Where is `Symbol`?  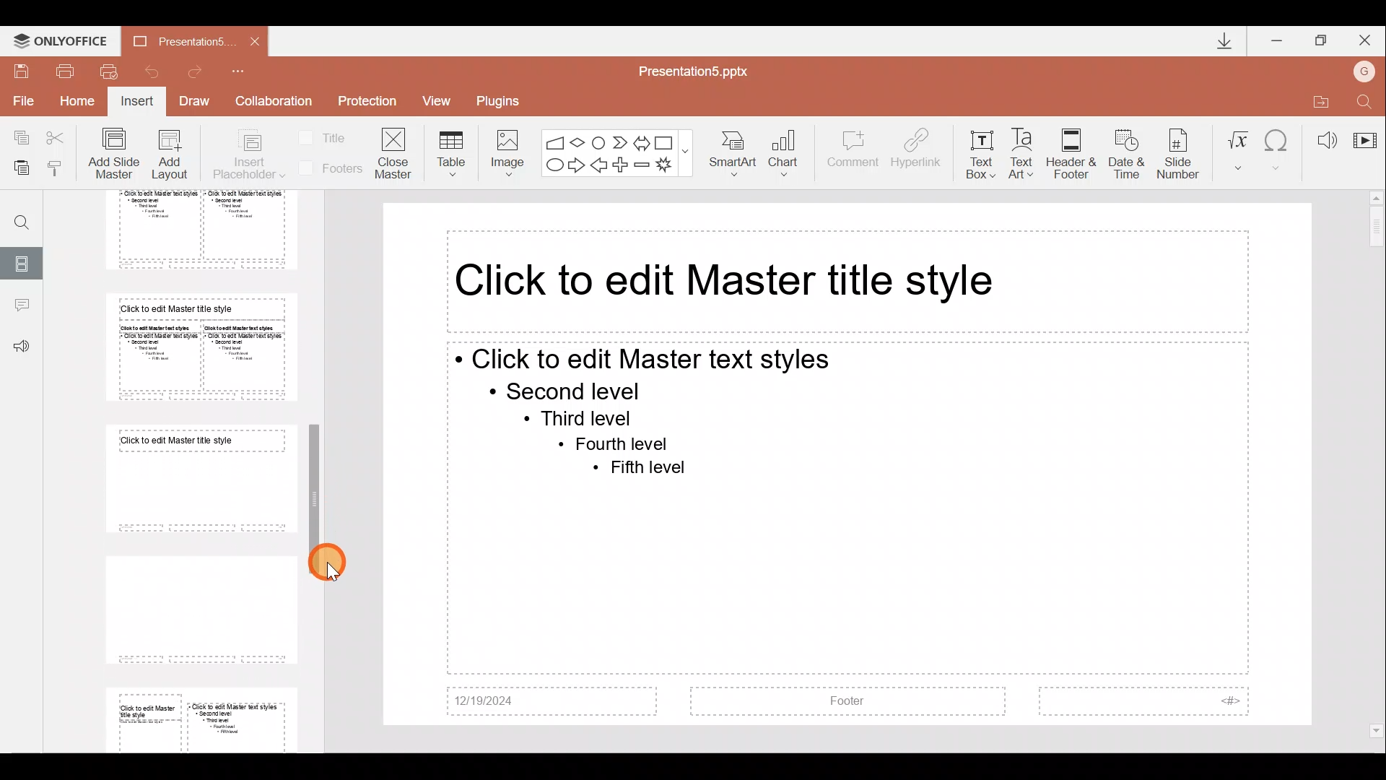
Symbol is located at coordinates (1278, 148).